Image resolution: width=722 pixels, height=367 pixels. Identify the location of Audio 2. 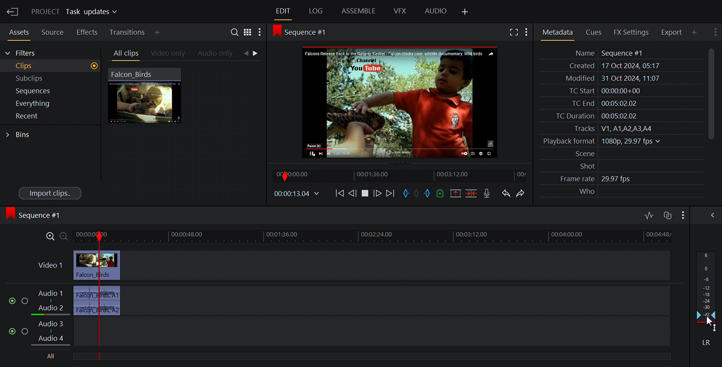
(50, 309).